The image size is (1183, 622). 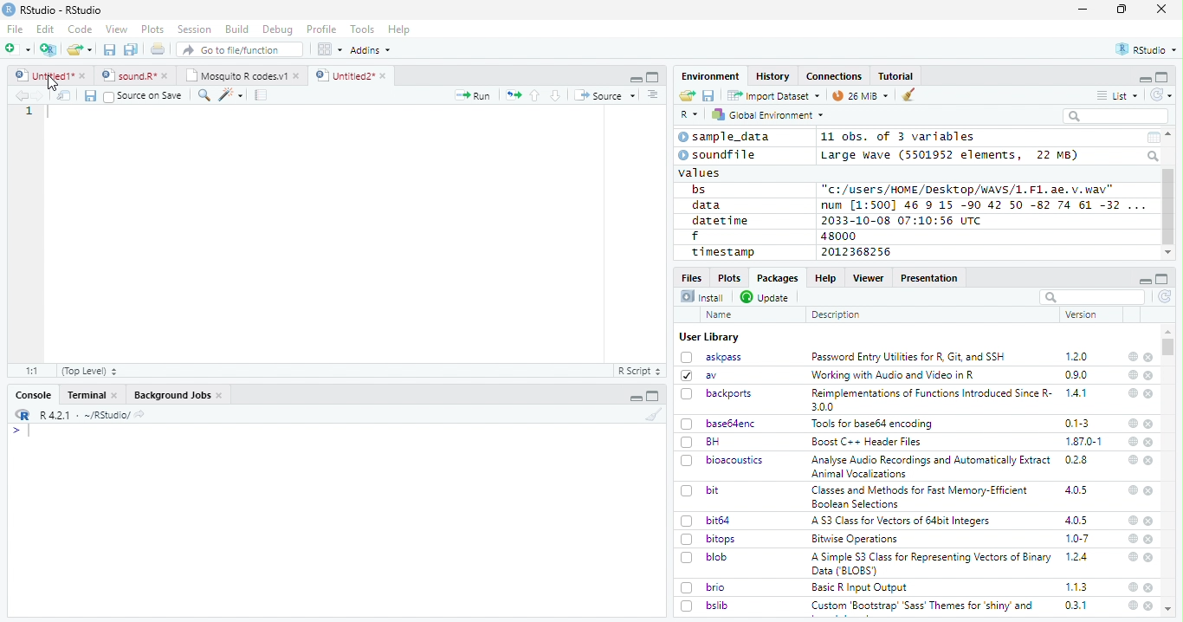 I want to click on Analyse Audio Recordings and Automatically ExtractAnimal Vocalizations, so click(x=928, y=466).